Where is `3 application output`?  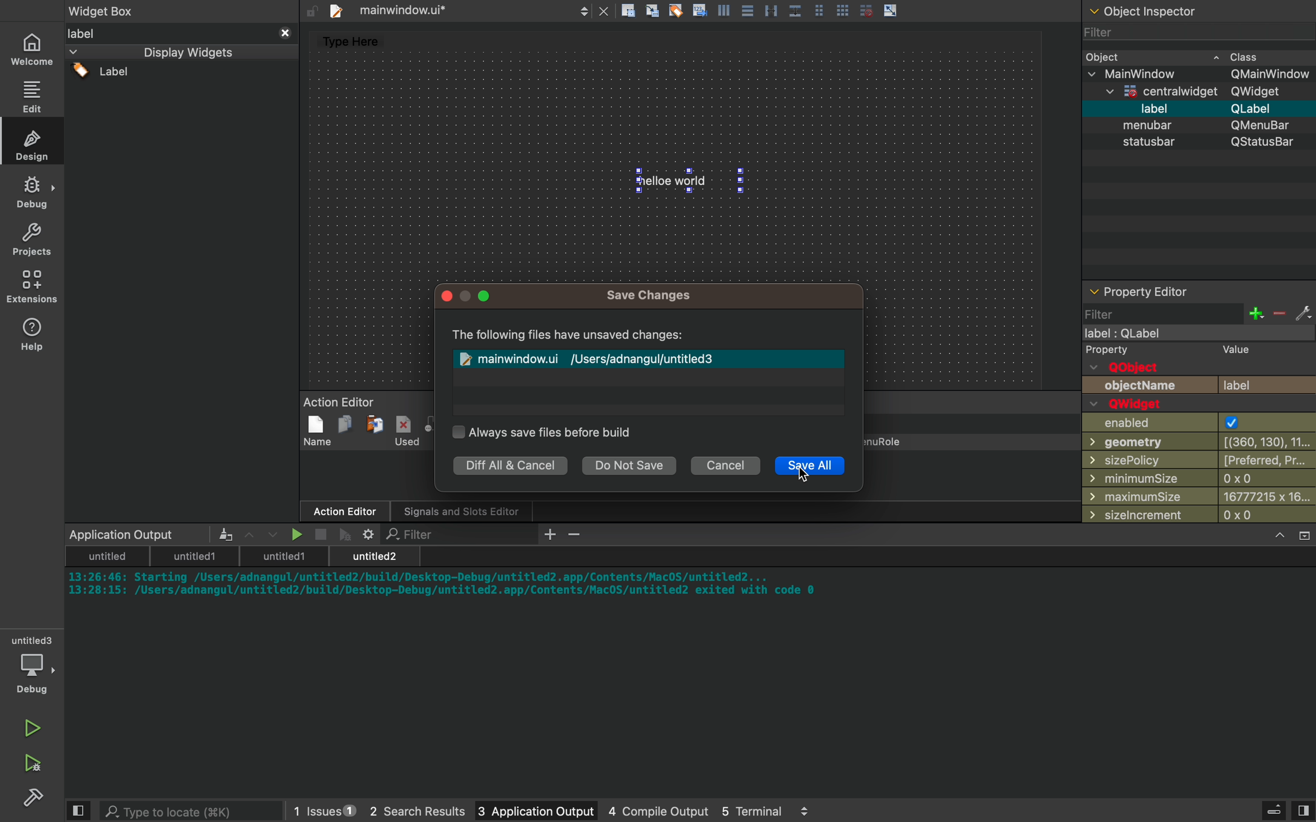
3 application output is located at coordinates (521, 812).